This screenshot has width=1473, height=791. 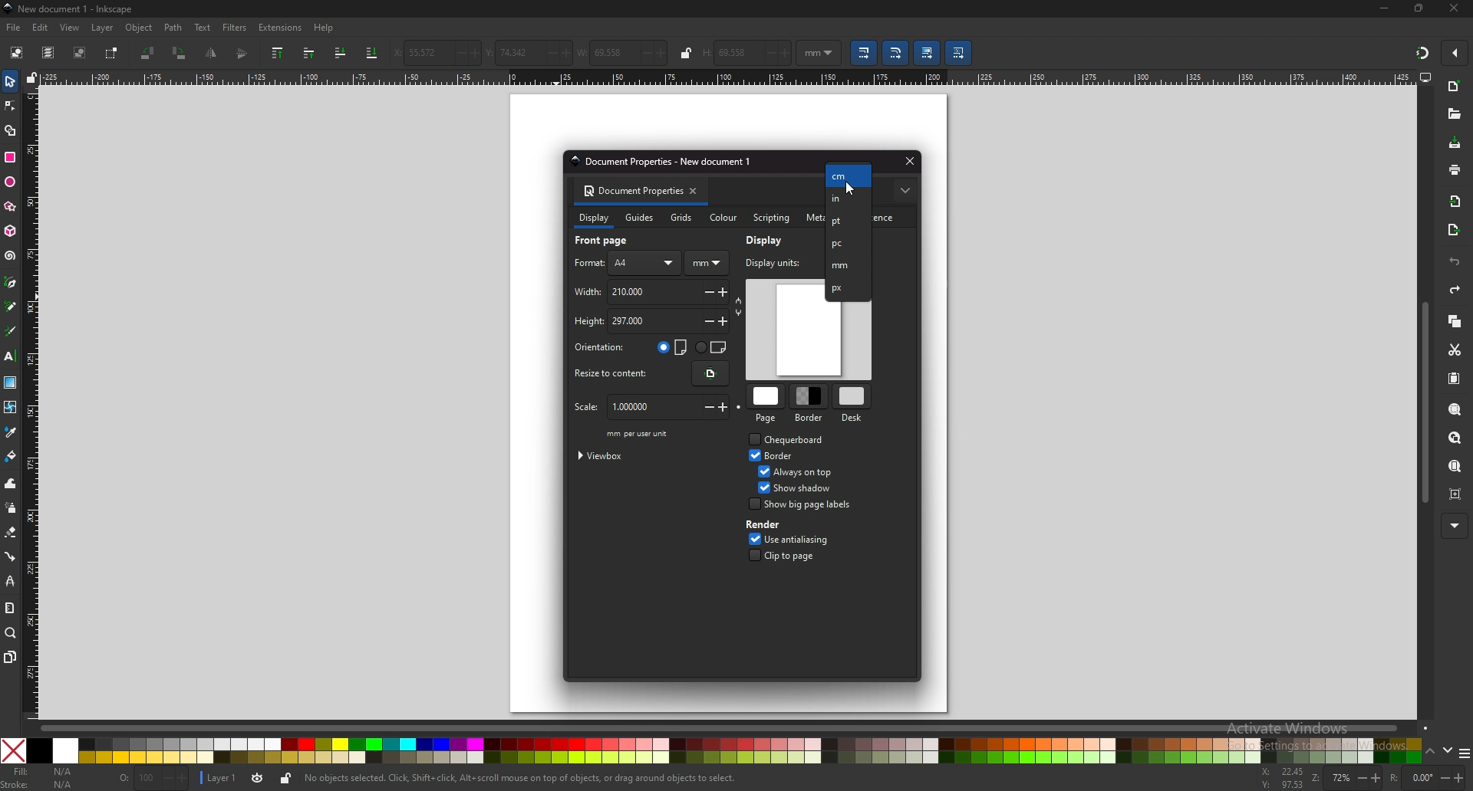 What do you see at coordinates (673, 347) in the screenshot?
I see `portrait` at bounding box center [673, 347].